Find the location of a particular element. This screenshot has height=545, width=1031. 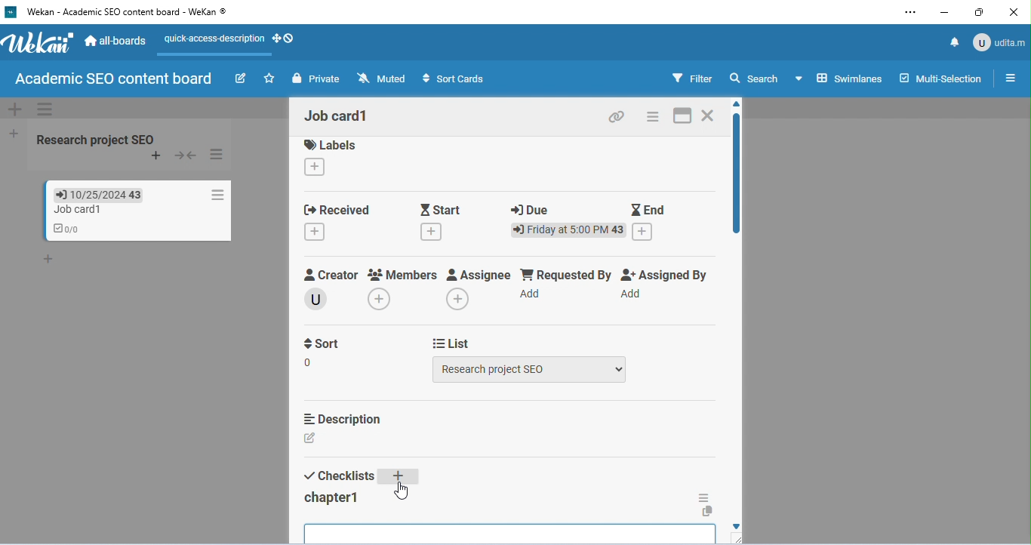

add card to top of list is located at coordinates (156, 156).